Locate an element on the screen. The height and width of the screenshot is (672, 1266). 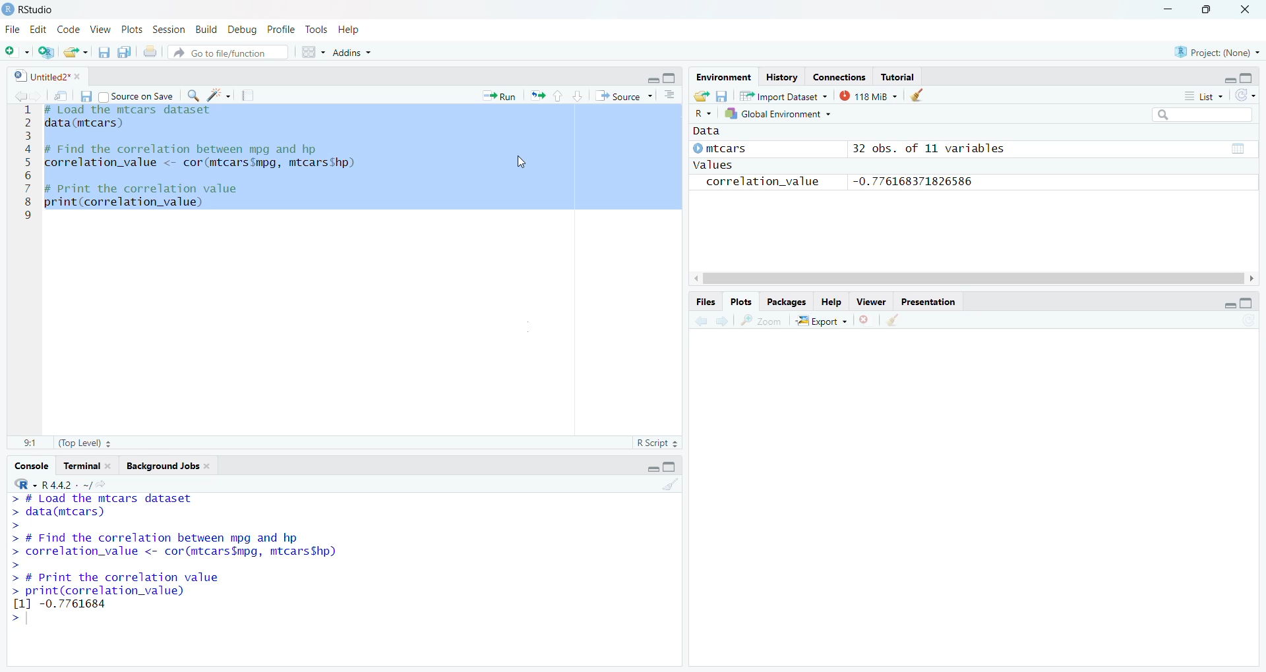
149kib used by R session (Source: Windows System) is located at coordinates (873, 95).